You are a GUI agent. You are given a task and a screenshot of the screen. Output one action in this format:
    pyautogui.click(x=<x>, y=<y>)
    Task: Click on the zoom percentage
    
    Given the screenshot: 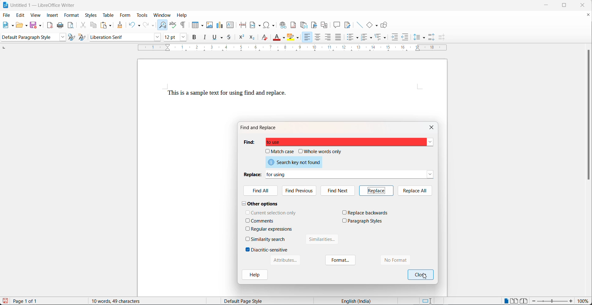 What is the action you would take?
    pyautogui.click(x=584, y=301)
    